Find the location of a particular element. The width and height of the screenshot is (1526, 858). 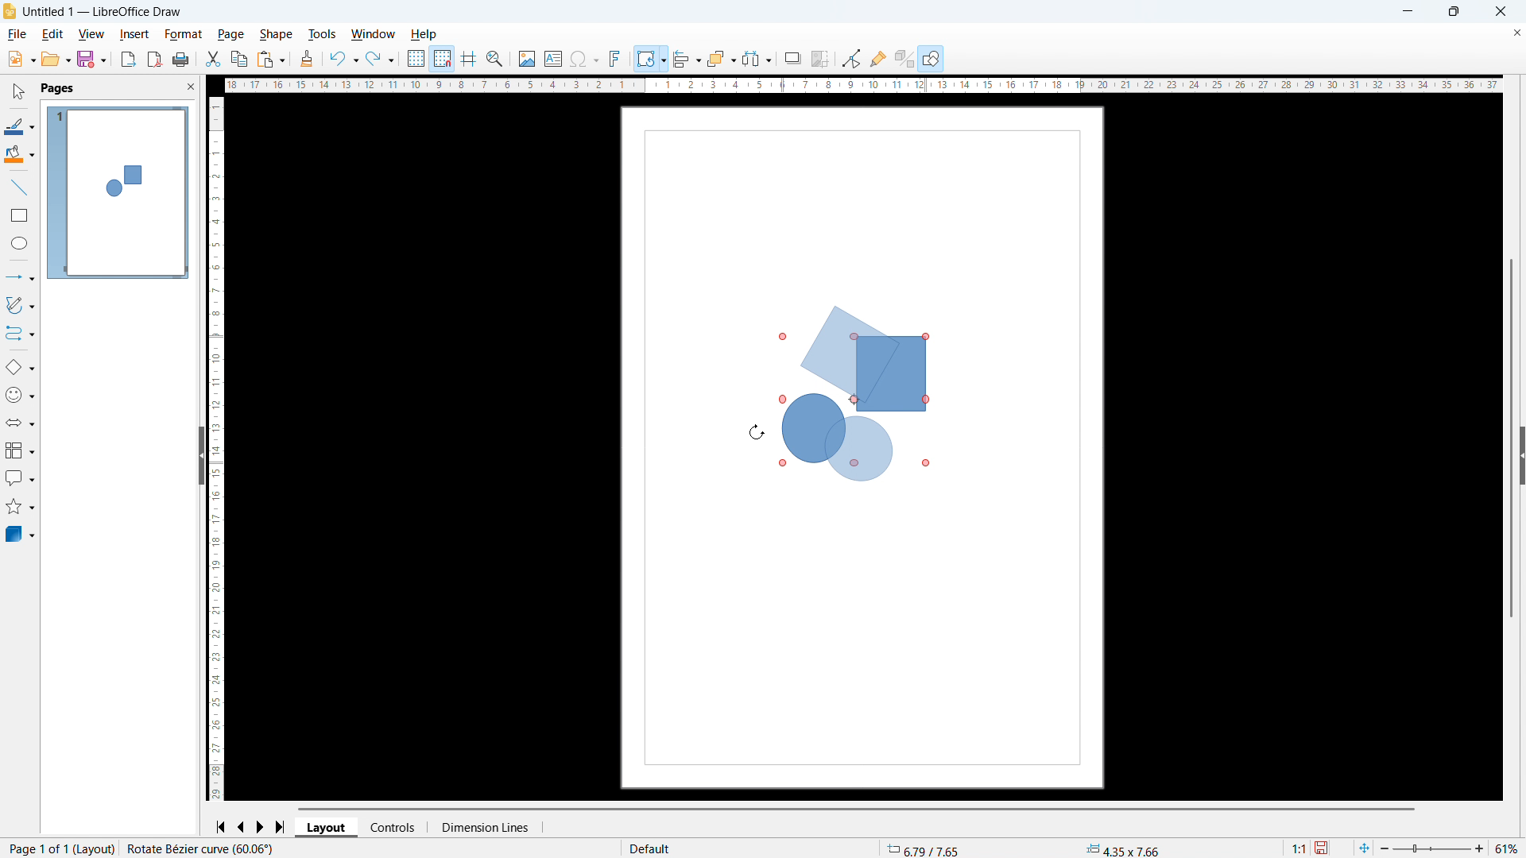

Export as PDF  is located at coordinates (154, 59).